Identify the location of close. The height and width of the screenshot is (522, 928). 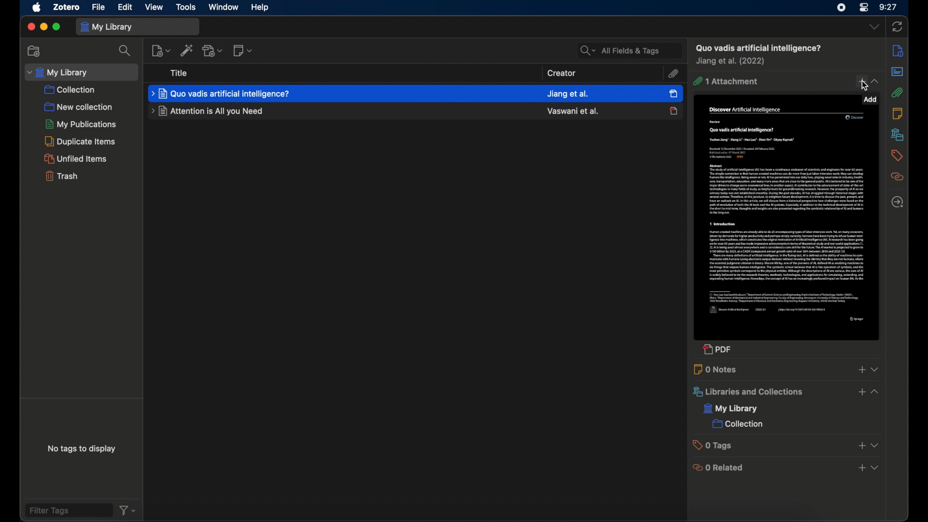
(29, 27).